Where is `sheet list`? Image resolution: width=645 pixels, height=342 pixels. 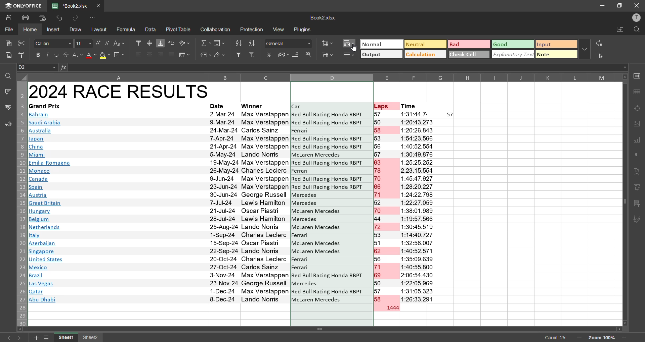 sheet list is located at coordinates (48, 338).